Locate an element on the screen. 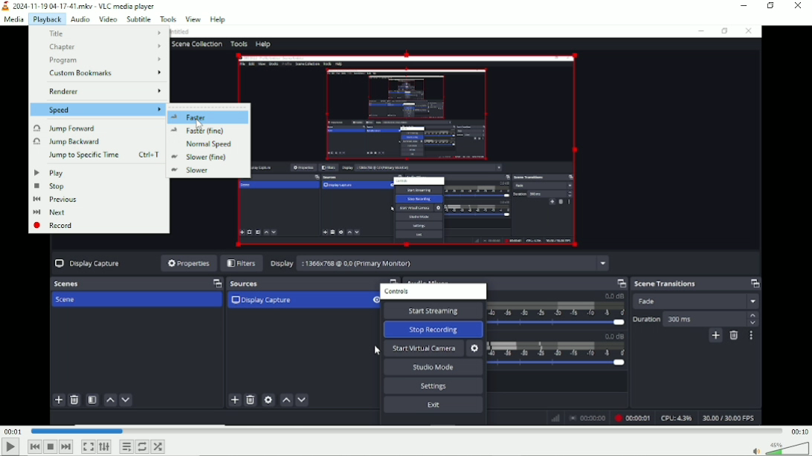 The height and width of the screenshot is (456, 812). next is located at coordinates (95, 213).